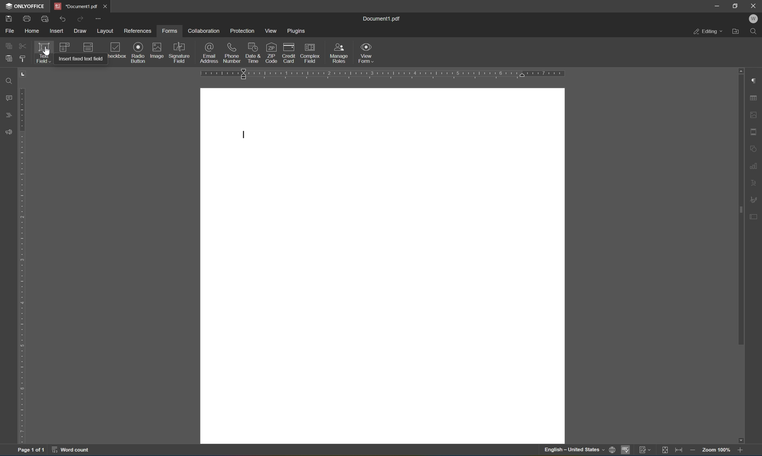  What do you see at coordinates (708, 31) in the screenshot?
I see `editing` at bounding box center [708, 31].